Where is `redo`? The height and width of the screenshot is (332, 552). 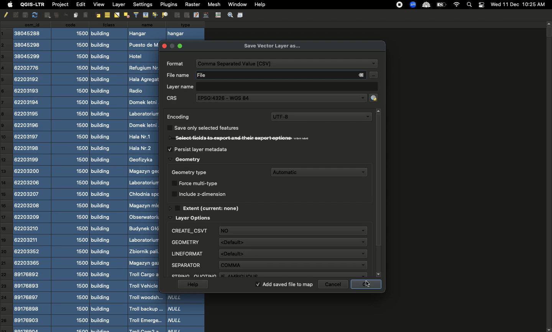
redo is located at coordinates (34, 15).